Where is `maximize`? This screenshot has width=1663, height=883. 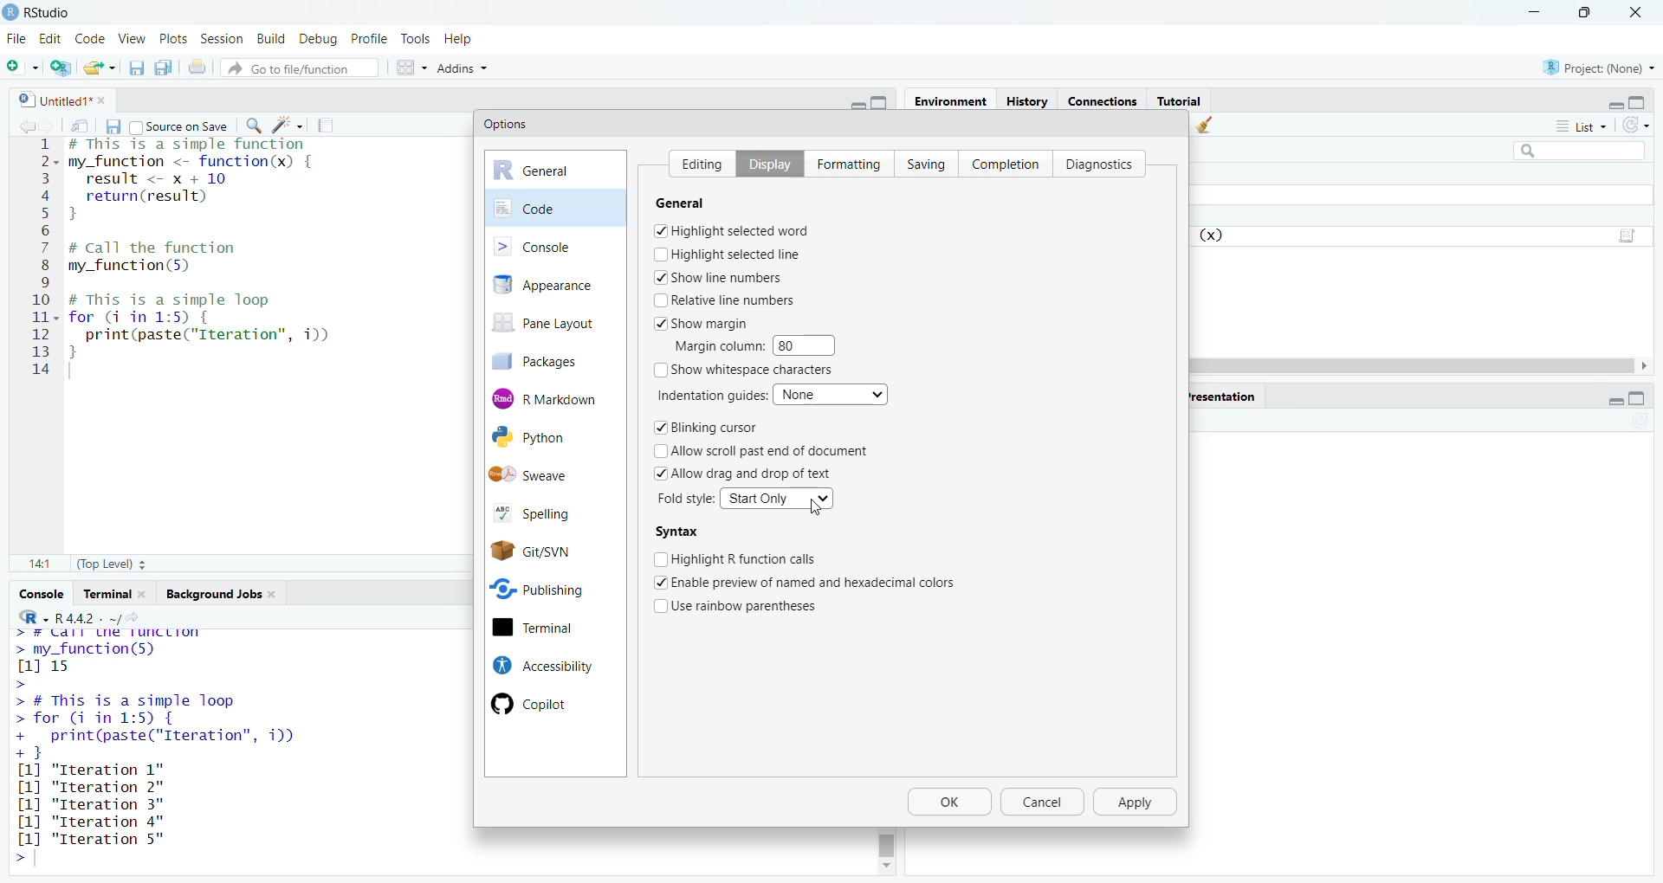
maximize is located at coordinates (1647, 399).